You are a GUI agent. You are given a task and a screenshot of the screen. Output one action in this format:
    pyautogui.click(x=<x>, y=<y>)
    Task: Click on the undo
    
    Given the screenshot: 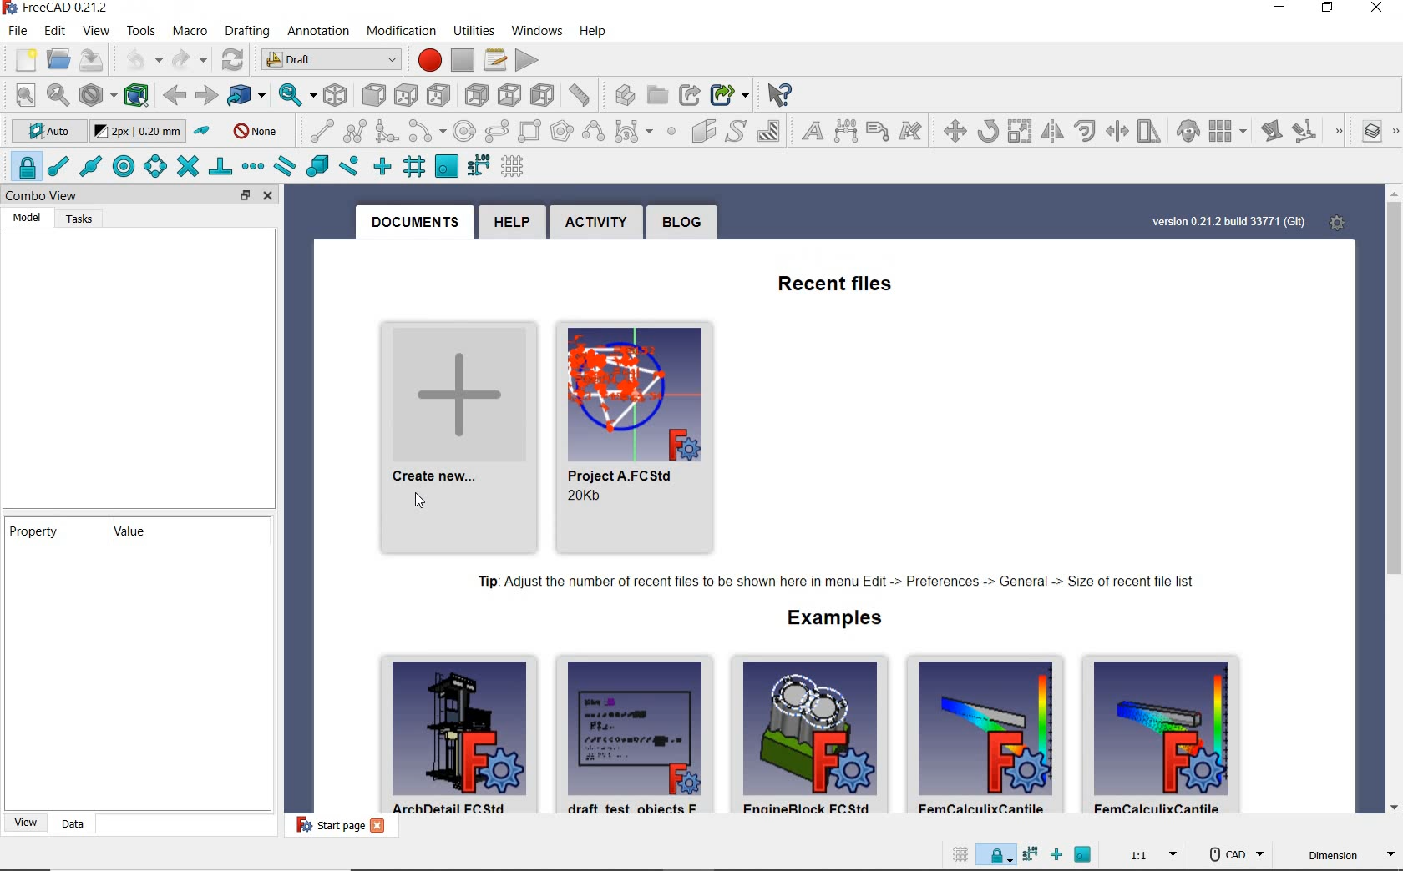 What is the action you would take?
    pyautogui.click(x=132, y=60)
    